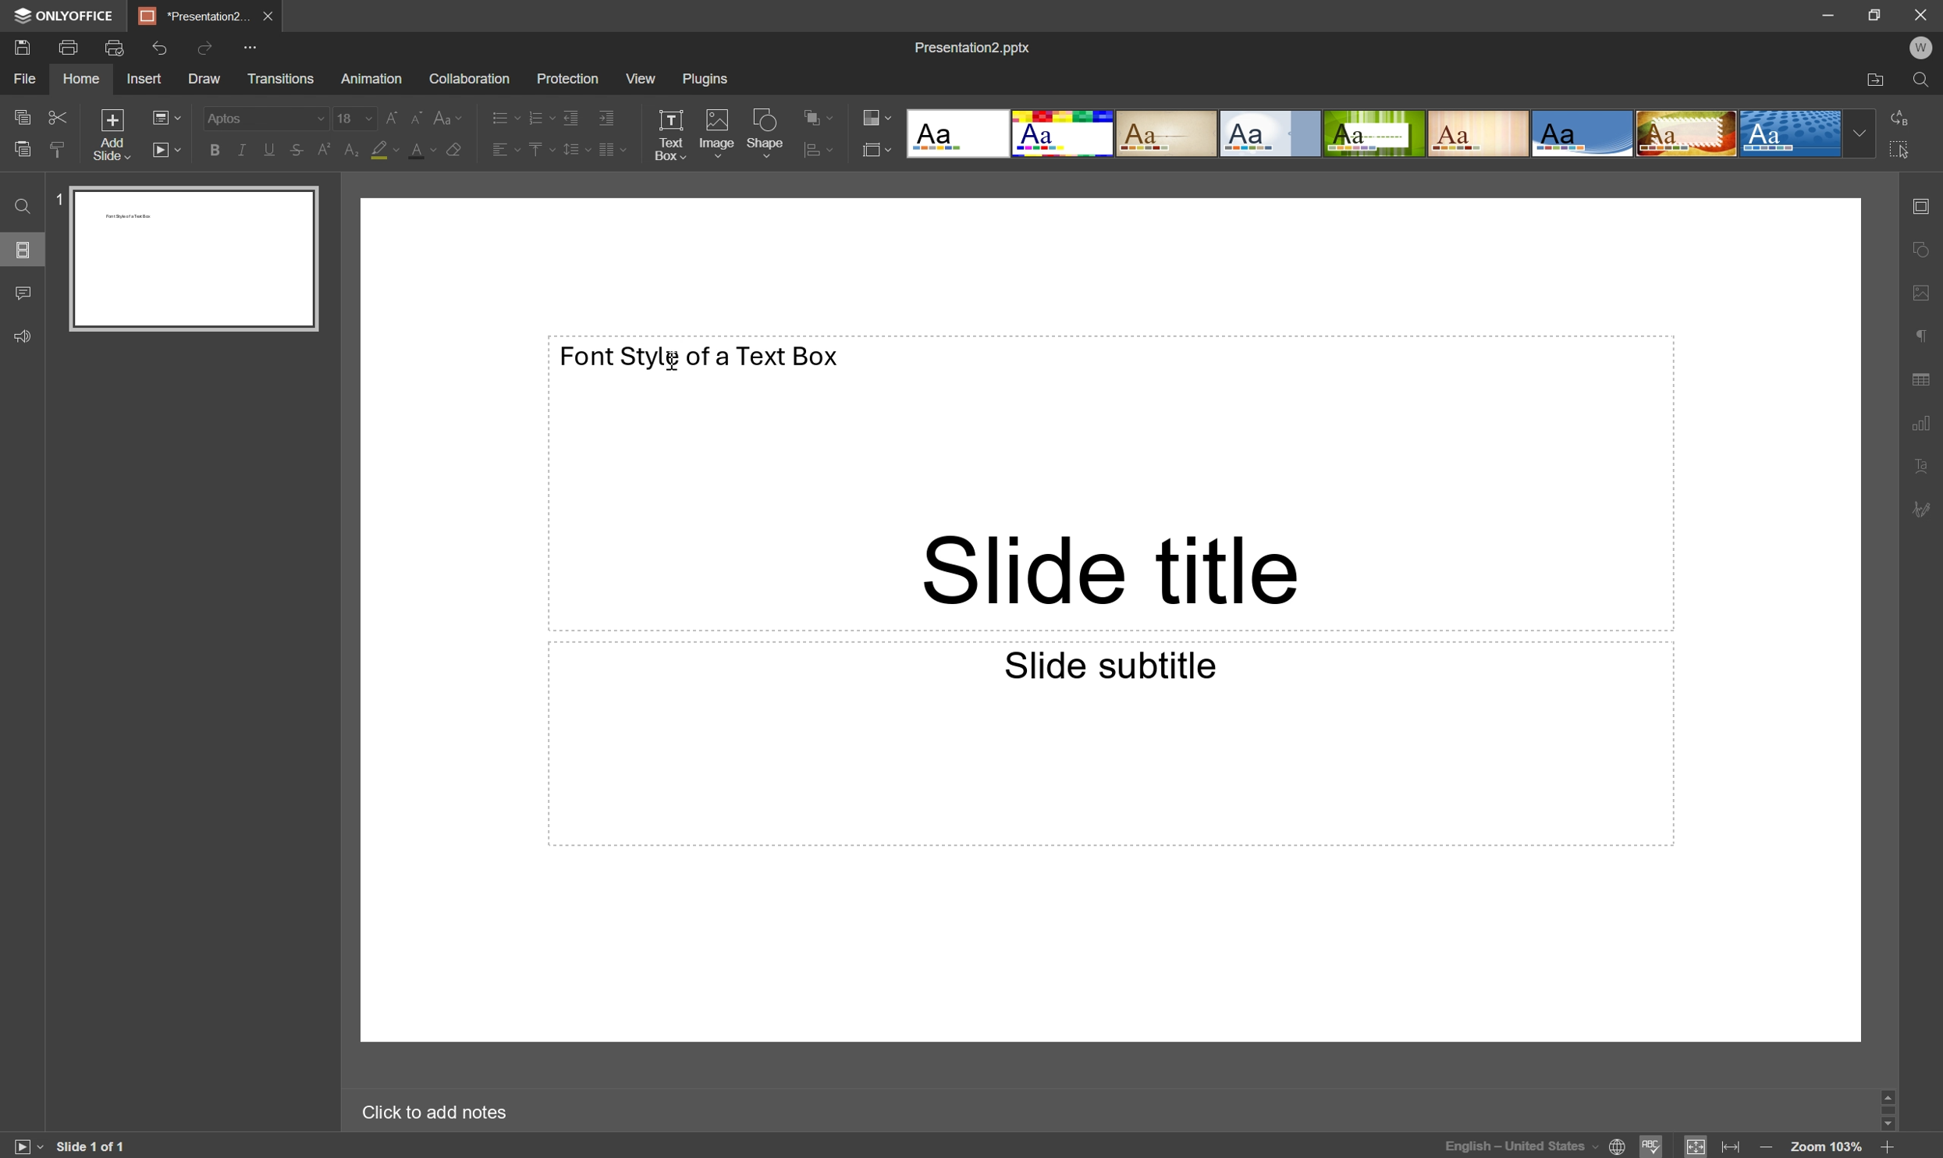 Image resolution: width=1943 pixels, height=1158 pixels. Describe the element at coordinates (81, 79) in the screenshot. I see `Home` at that location.